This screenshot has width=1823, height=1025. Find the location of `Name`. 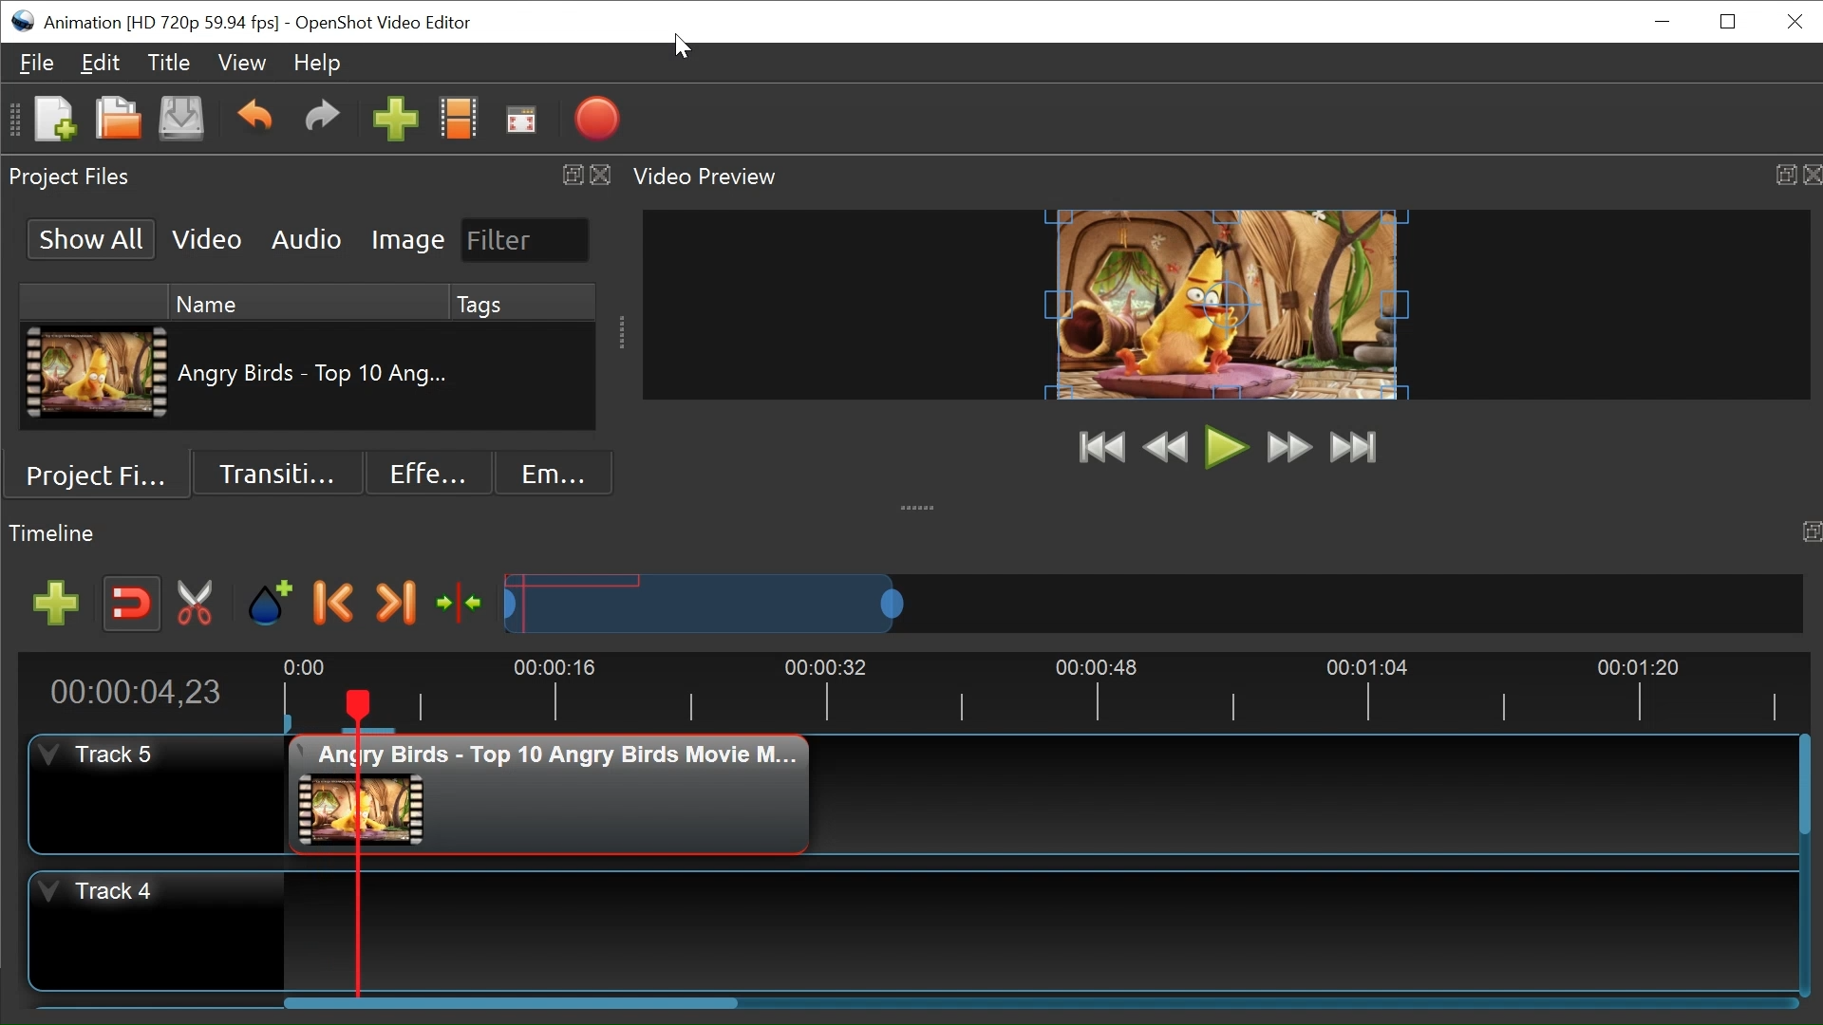

Name is located at coordinates (306, 300).